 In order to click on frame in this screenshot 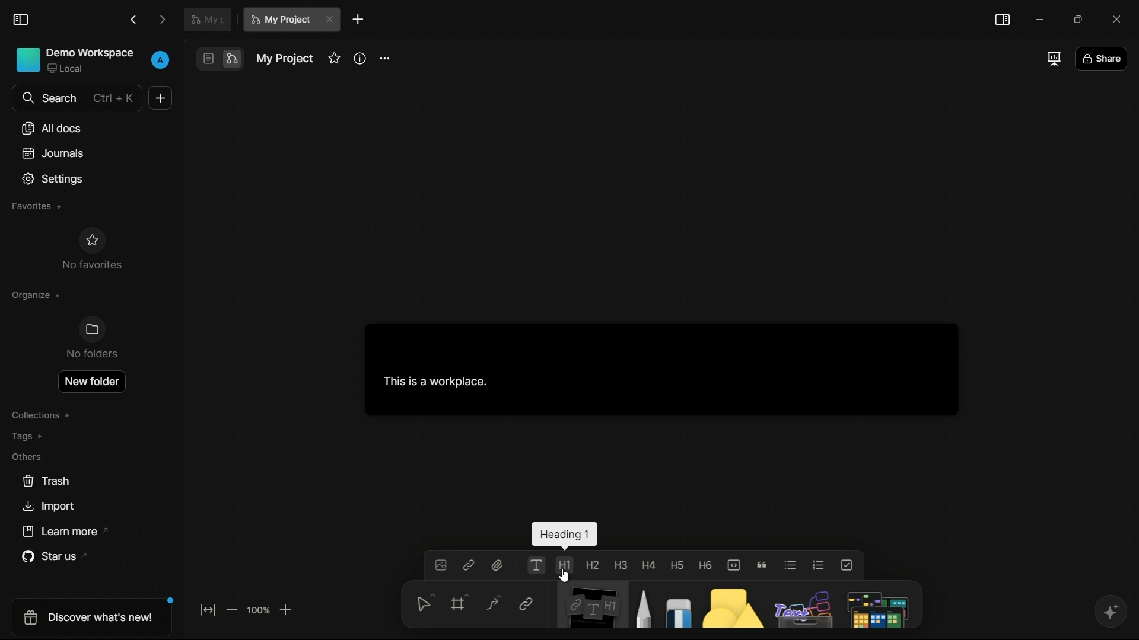, I will do `click(457, 606)`.